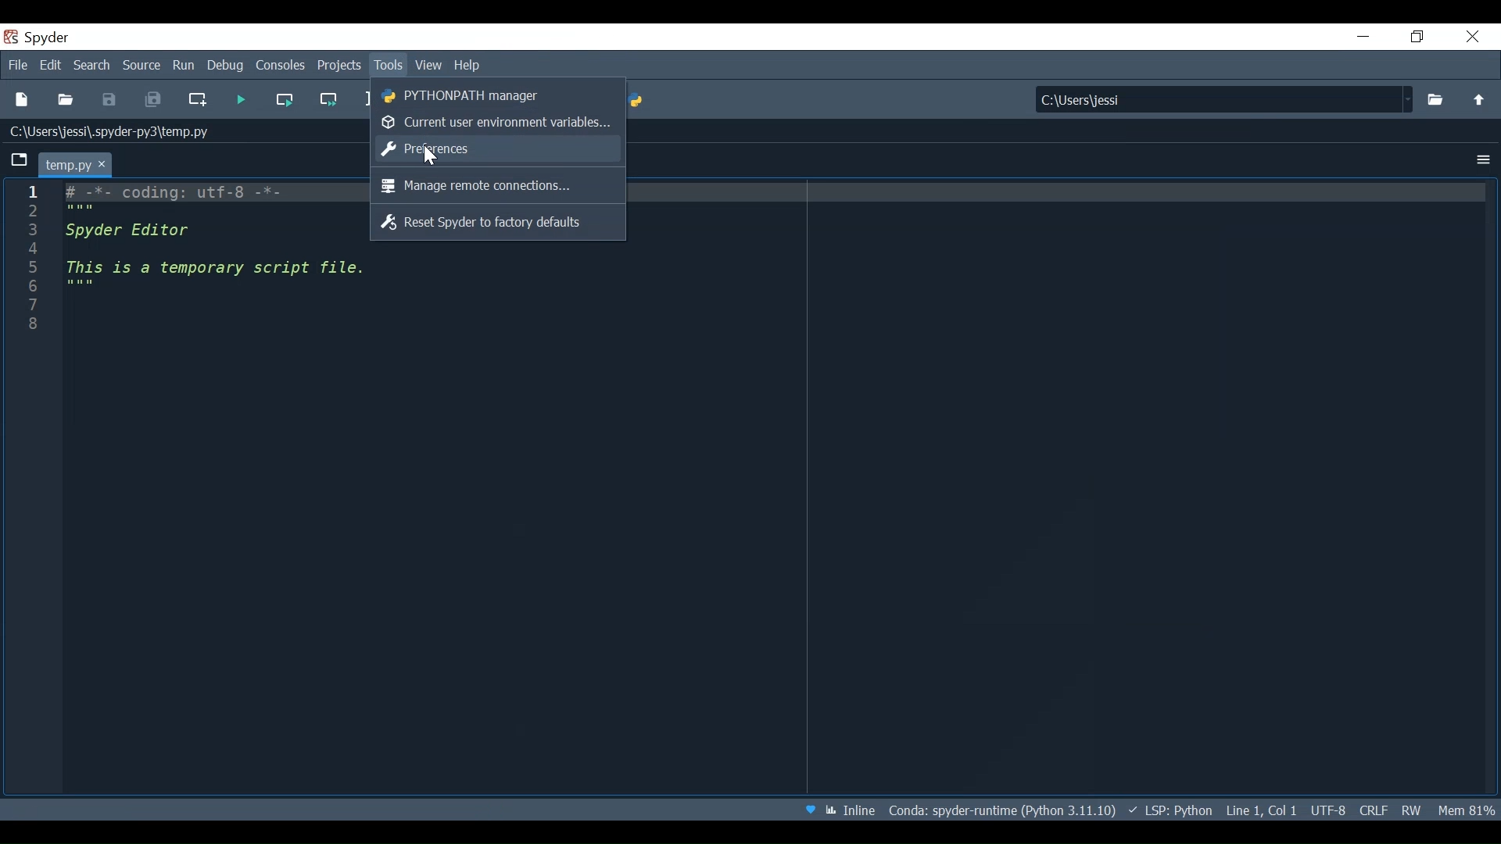  I want to click on Toggle between inline and interactive Matplotlib plotting, so click(851, 812).